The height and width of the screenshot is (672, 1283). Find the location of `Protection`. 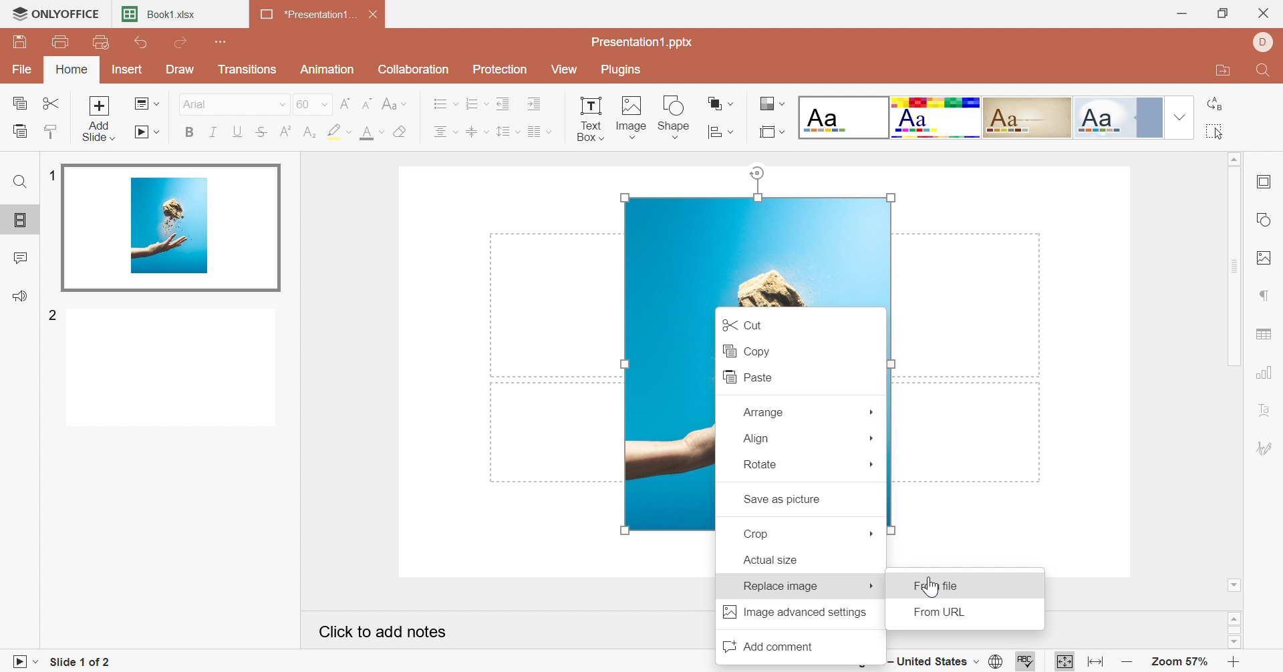

Protection is located at coordinates (502, 69).